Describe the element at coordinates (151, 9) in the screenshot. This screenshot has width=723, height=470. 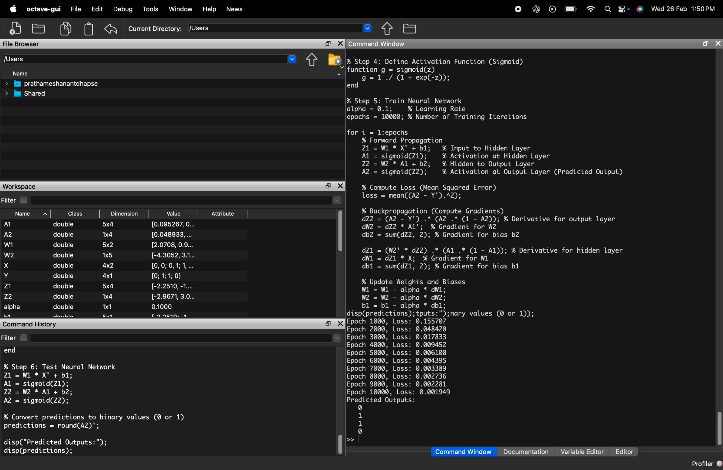
I see `Tools` at that location.